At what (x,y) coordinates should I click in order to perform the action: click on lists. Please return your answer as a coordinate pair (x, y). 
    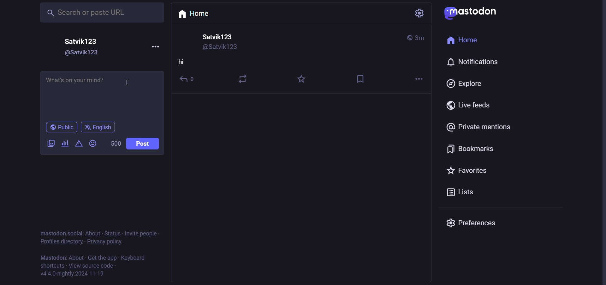
    Looking at the image, I should click on (459, 194).